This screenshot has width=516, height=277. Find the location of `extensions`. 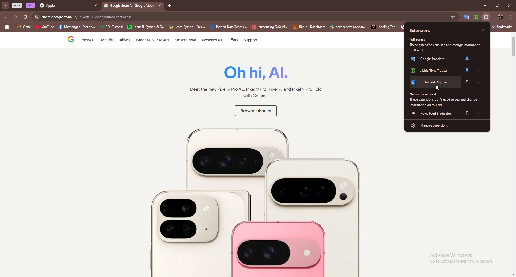

extensions is located at coordinates (486, 17).